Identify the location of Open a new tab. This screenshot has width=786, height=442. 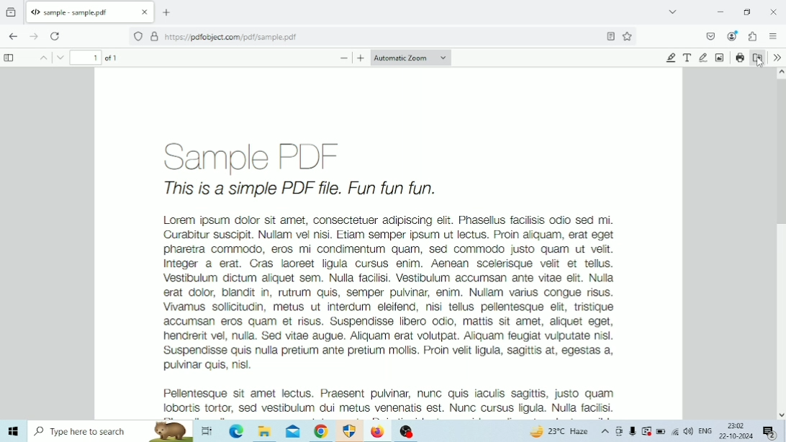
(166, 12).